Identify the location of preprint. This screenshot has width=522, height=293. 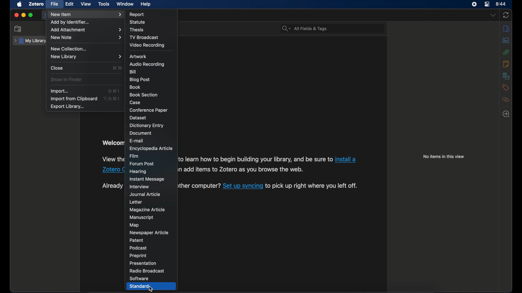
(138, 256).